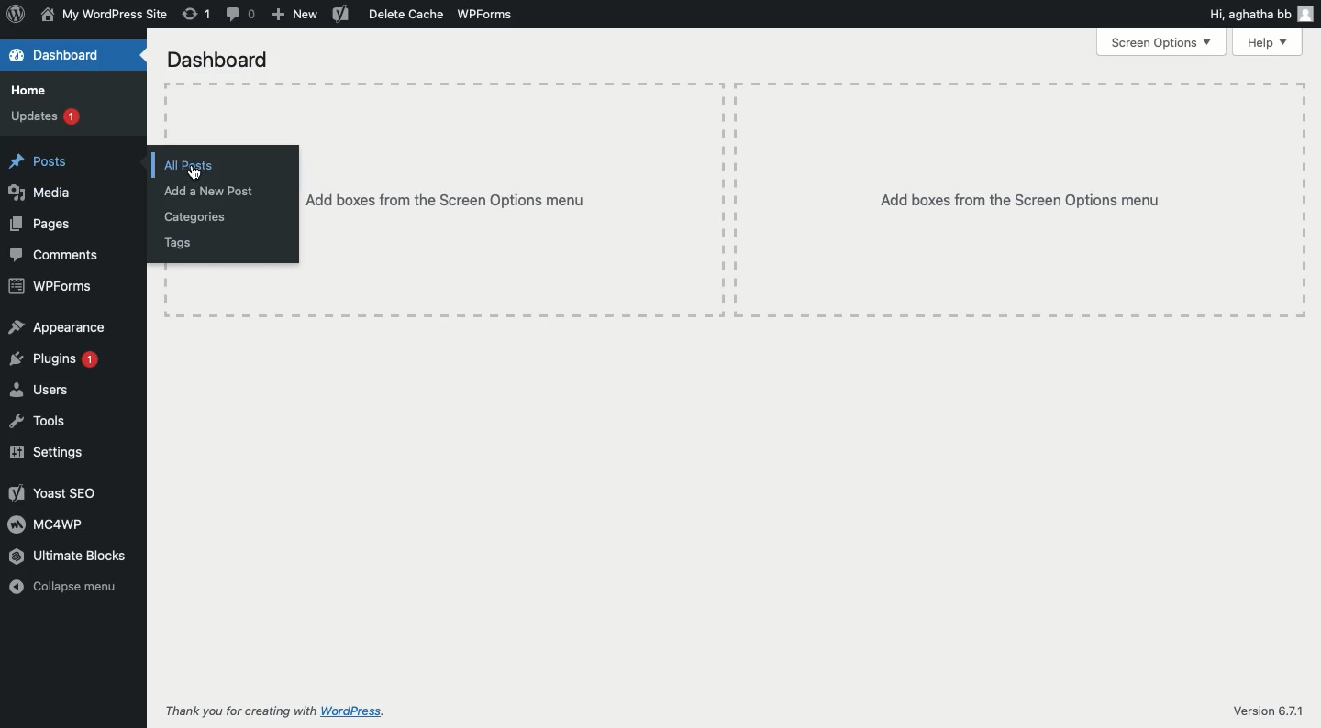 The height and width of the screenshot is (728, 1321). What do you see at coordinates (36, 89) in the screenshot?
I see `Home` at bounding box center [36, 89].